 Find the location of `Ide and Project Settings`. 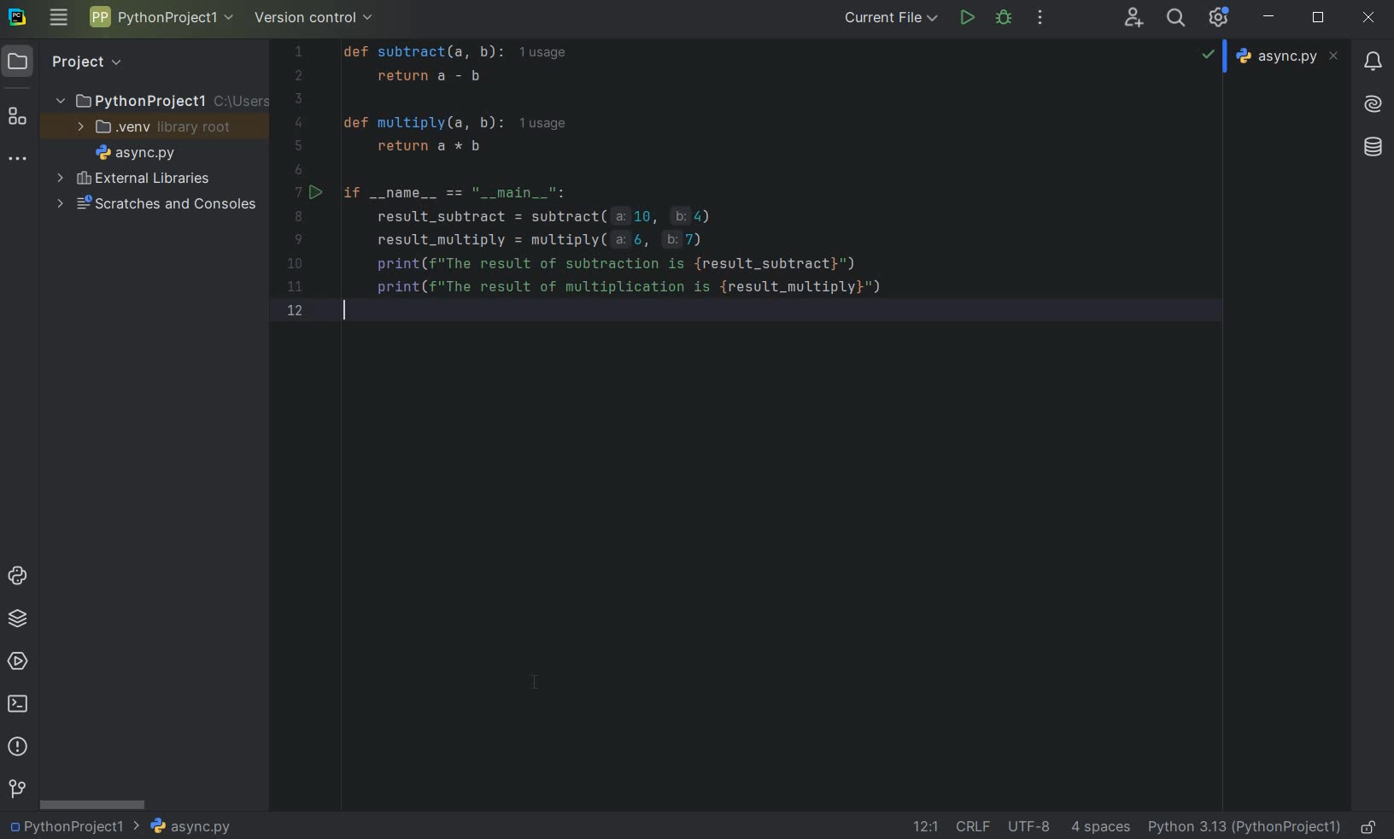

Ide and Project Settings is located at coordinates (1221, 21).